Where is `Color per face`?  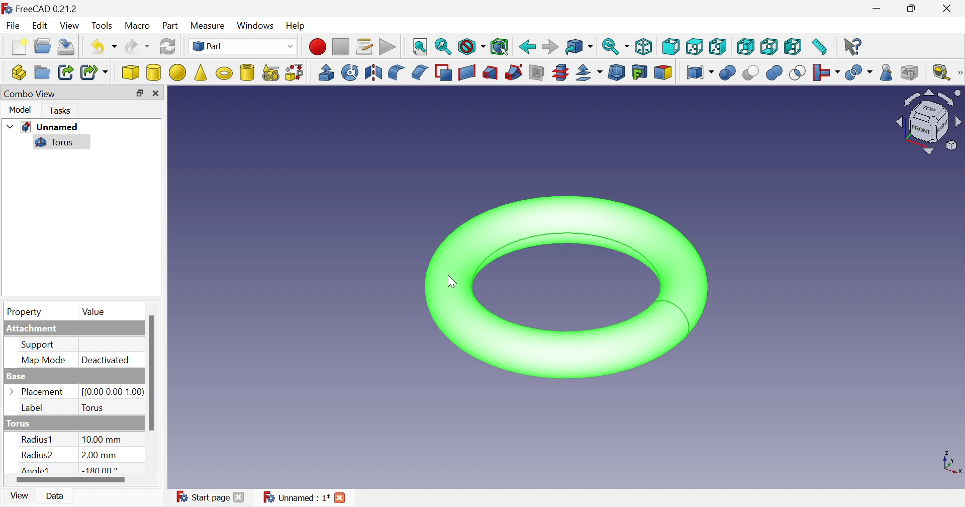
Color per face is located at coordinates (664, 72).